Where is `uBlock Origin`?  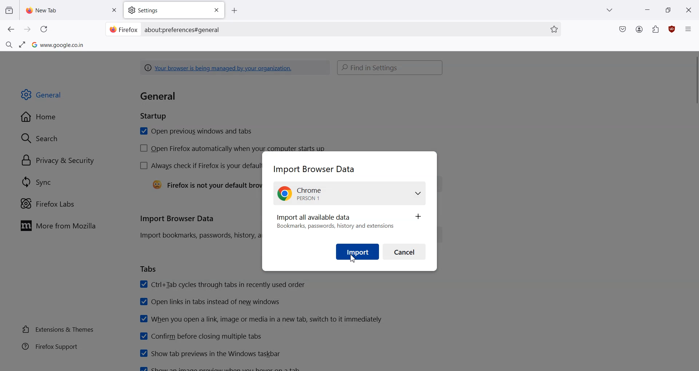 uBlock Origin is located at coordinates (671, 29).